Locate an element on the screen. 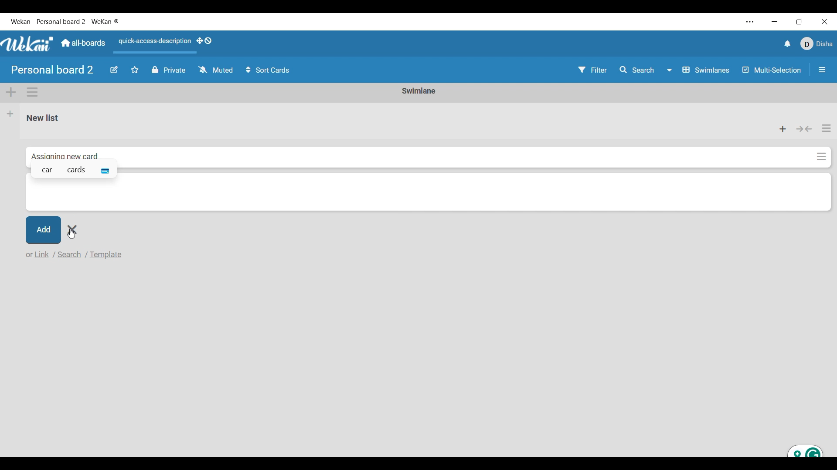 This screenshot has height=470, width=837. Quick access description is located at coordinates (153, 45).